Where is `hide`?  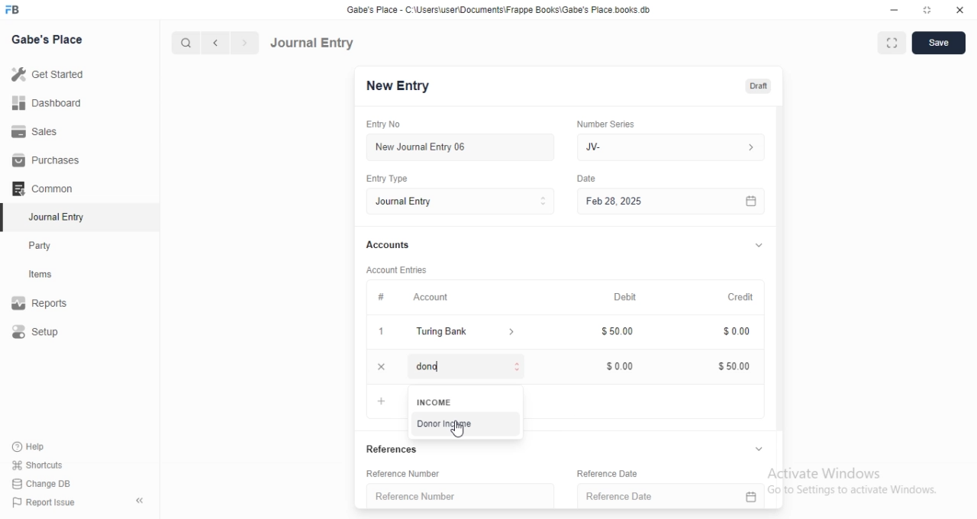 hide is located at coordinates (137, 501).